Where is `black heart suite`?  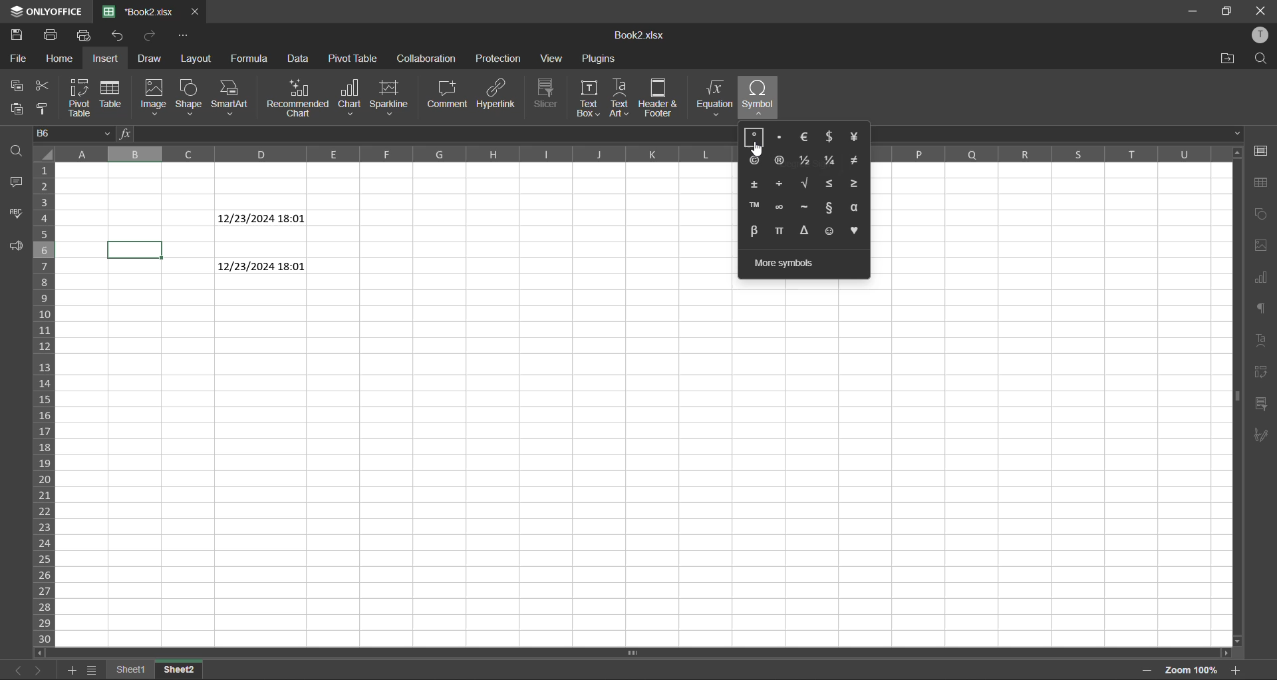
black heart suite is located at coordinates (859, 231).